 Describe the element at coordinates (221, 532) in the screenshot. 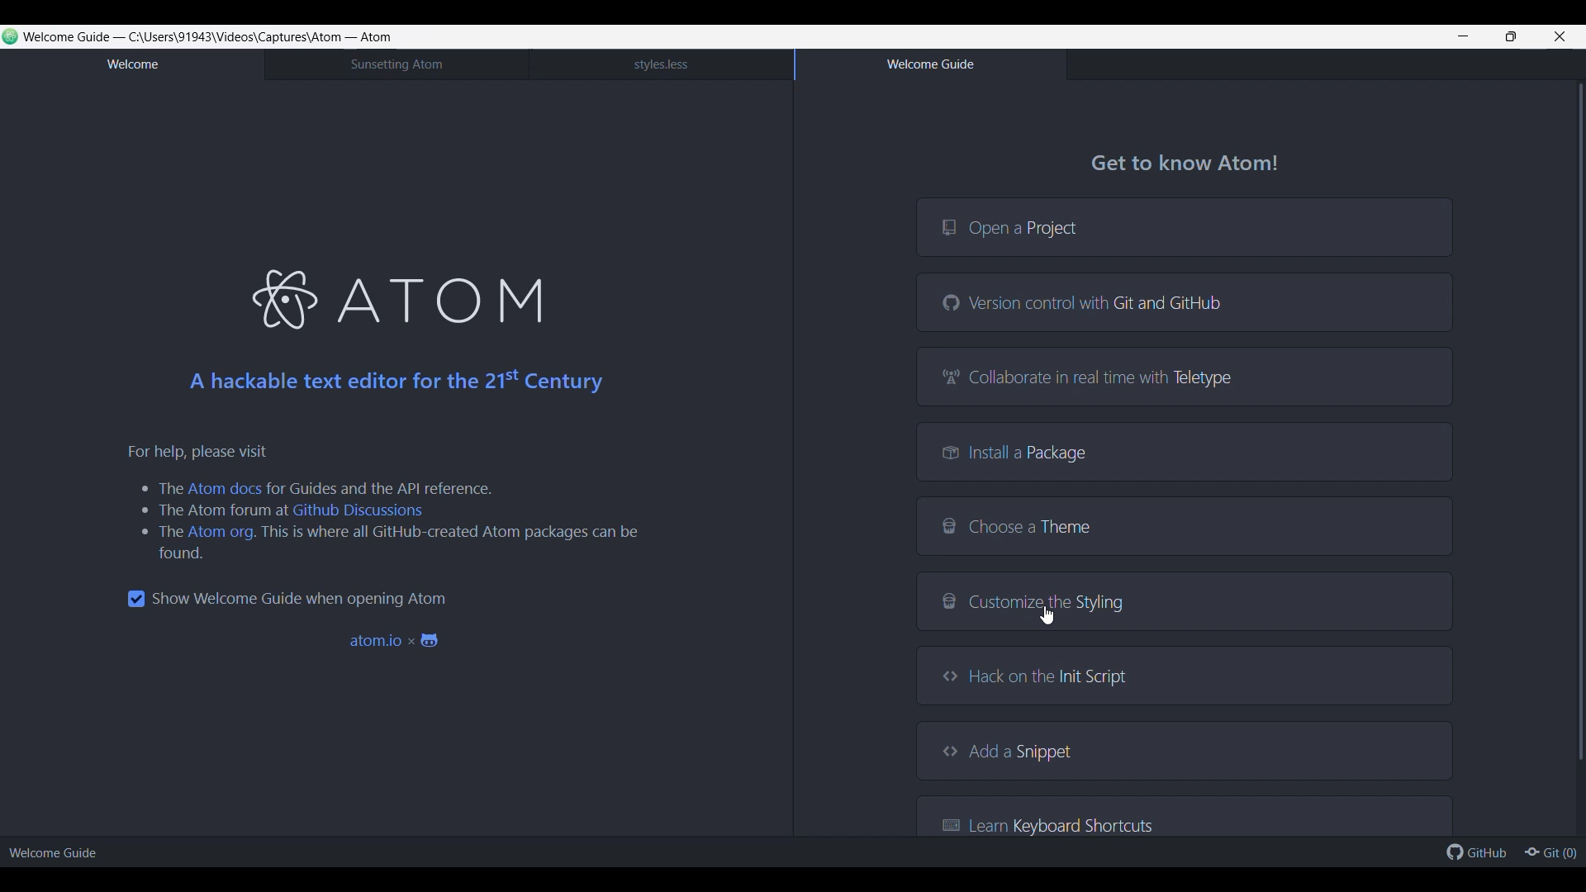

I see `Atom org` at that location.